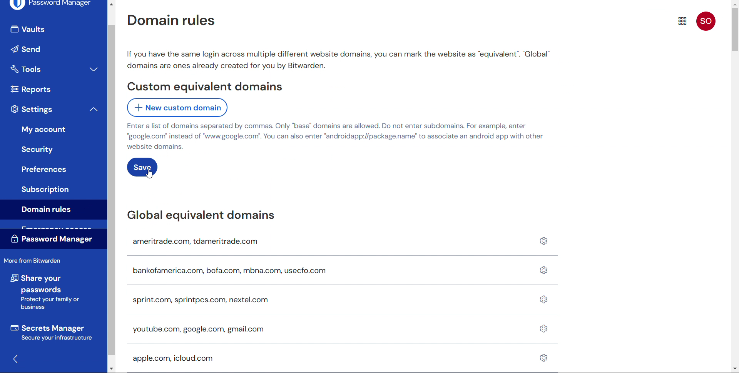 This screenshot has width=739, height=373. Describe the element at coordinates (111, 3) in the screenshot. I see `Scroll up ` at that location.